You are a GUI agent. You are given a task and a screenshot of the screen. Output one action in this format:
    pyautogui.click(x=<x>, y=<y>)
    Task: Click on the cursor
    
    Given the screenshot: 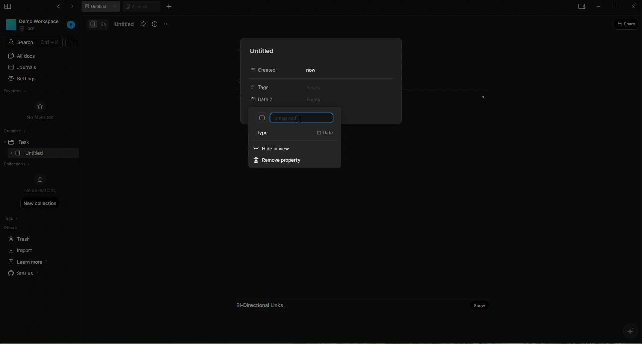 What is the action you would take?
    pyautogui.click(x=299, y=118)
    